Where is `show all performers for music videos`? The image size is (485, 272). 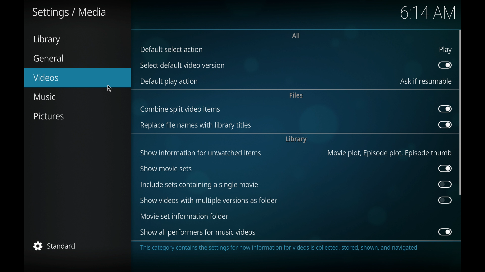
show all performers for music videos is located at coordinates (199, 233).